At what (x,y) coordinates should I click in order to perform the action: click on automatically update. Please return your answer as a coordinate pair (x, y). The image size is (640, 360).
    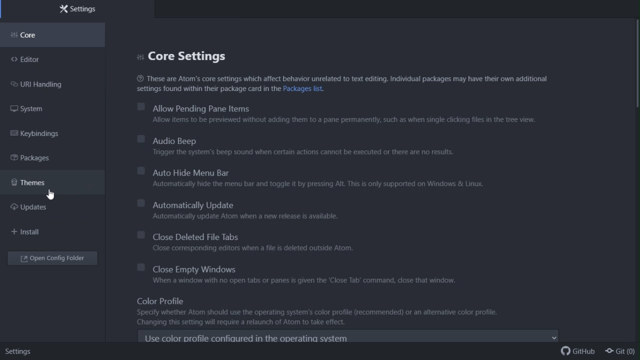
    Looking at the image, I should click on (235, 209).